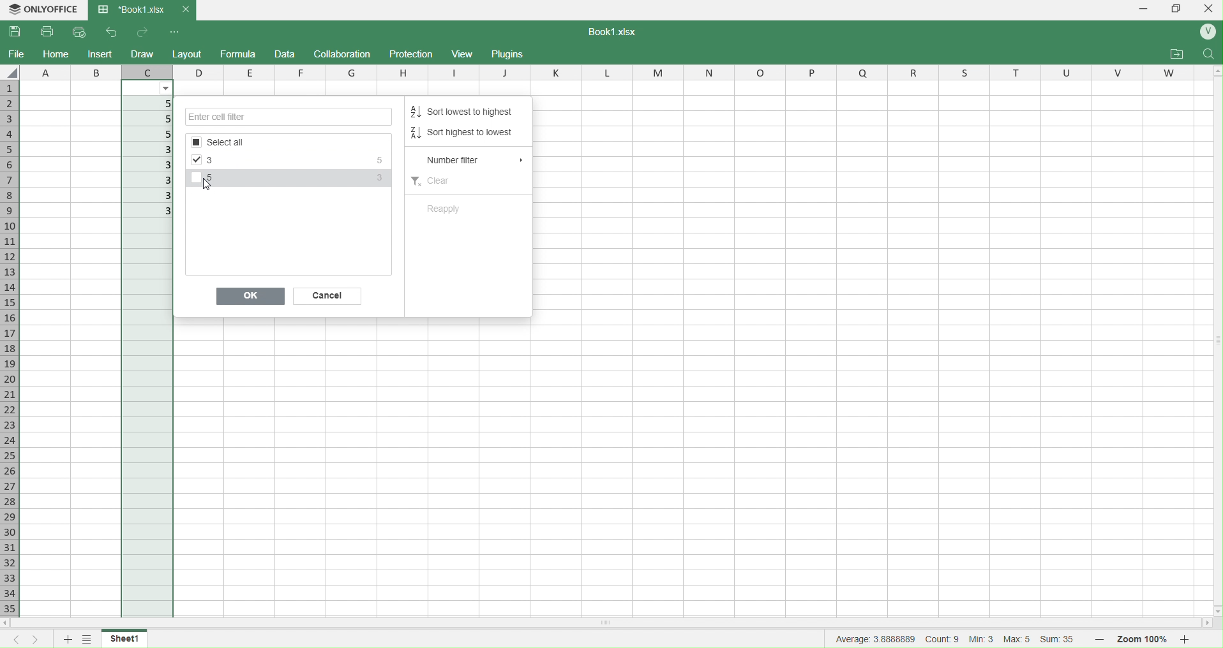 This screenshot has width=1223, height=648. Describe the element at coordinates (218, 180) in the screenshot. I see `5` at that location.